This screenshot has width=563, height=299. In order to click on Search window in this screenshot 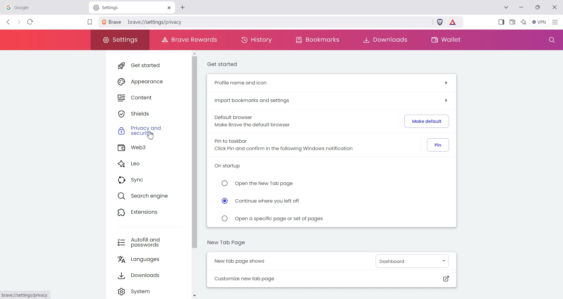, I will do `click(550, 40)`.